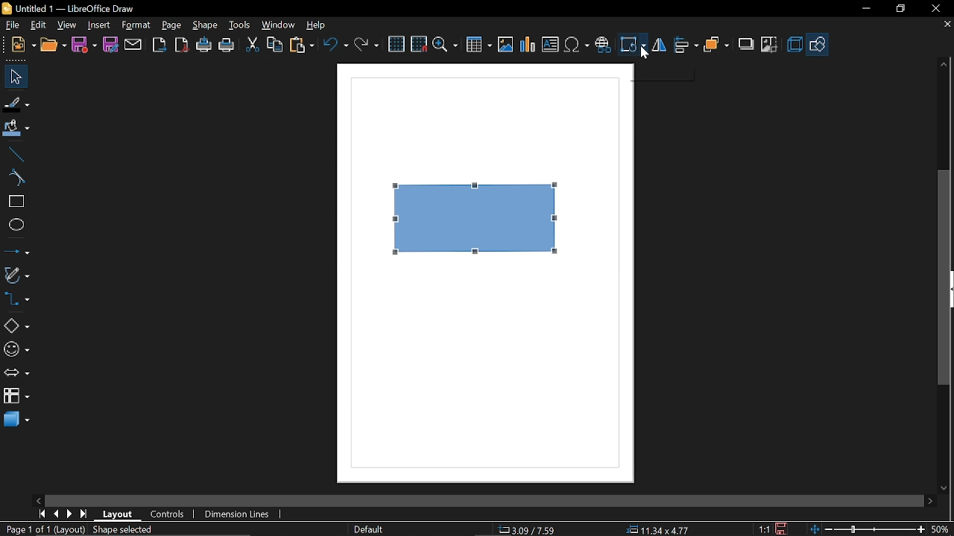 The image size is (954, 536). I want to click on Symbol shapes, so click(16, 350).